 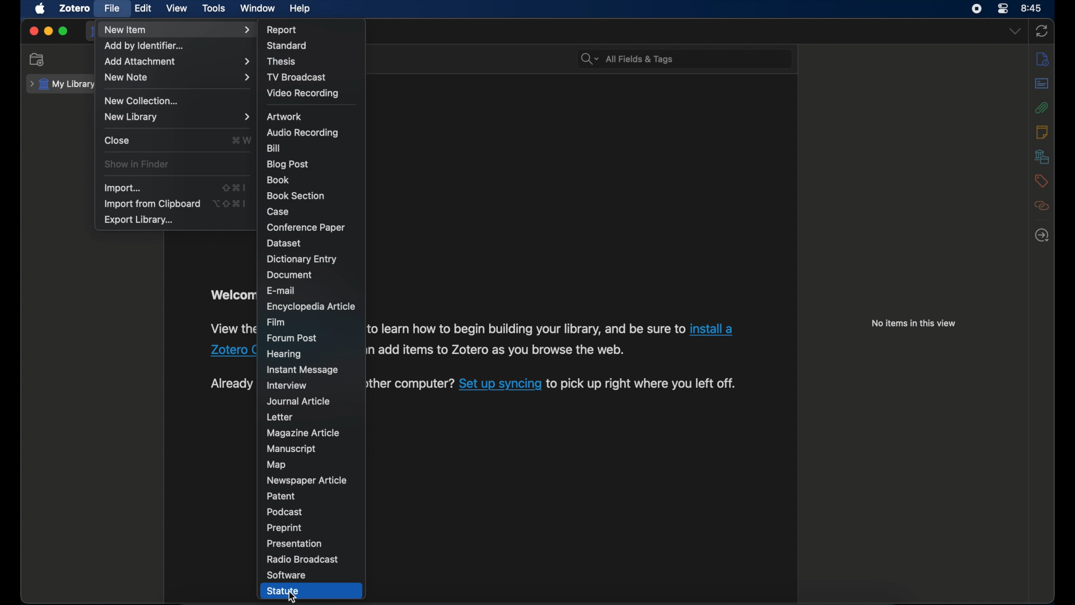 What do you see at coordinates (297, 77) in the screenshot?
I see `tv broadcast` at bounding box center [297, 77].